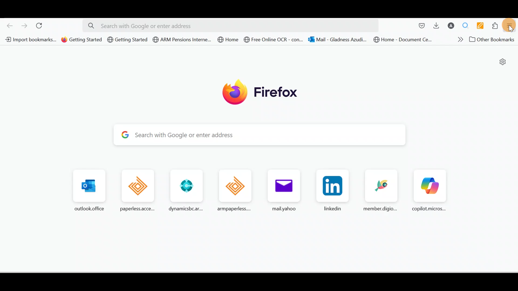 The image size is (518, 291). Describe the element at coordinates (227, 40) in the screenshot. I see `Bookmark 5` at that location.